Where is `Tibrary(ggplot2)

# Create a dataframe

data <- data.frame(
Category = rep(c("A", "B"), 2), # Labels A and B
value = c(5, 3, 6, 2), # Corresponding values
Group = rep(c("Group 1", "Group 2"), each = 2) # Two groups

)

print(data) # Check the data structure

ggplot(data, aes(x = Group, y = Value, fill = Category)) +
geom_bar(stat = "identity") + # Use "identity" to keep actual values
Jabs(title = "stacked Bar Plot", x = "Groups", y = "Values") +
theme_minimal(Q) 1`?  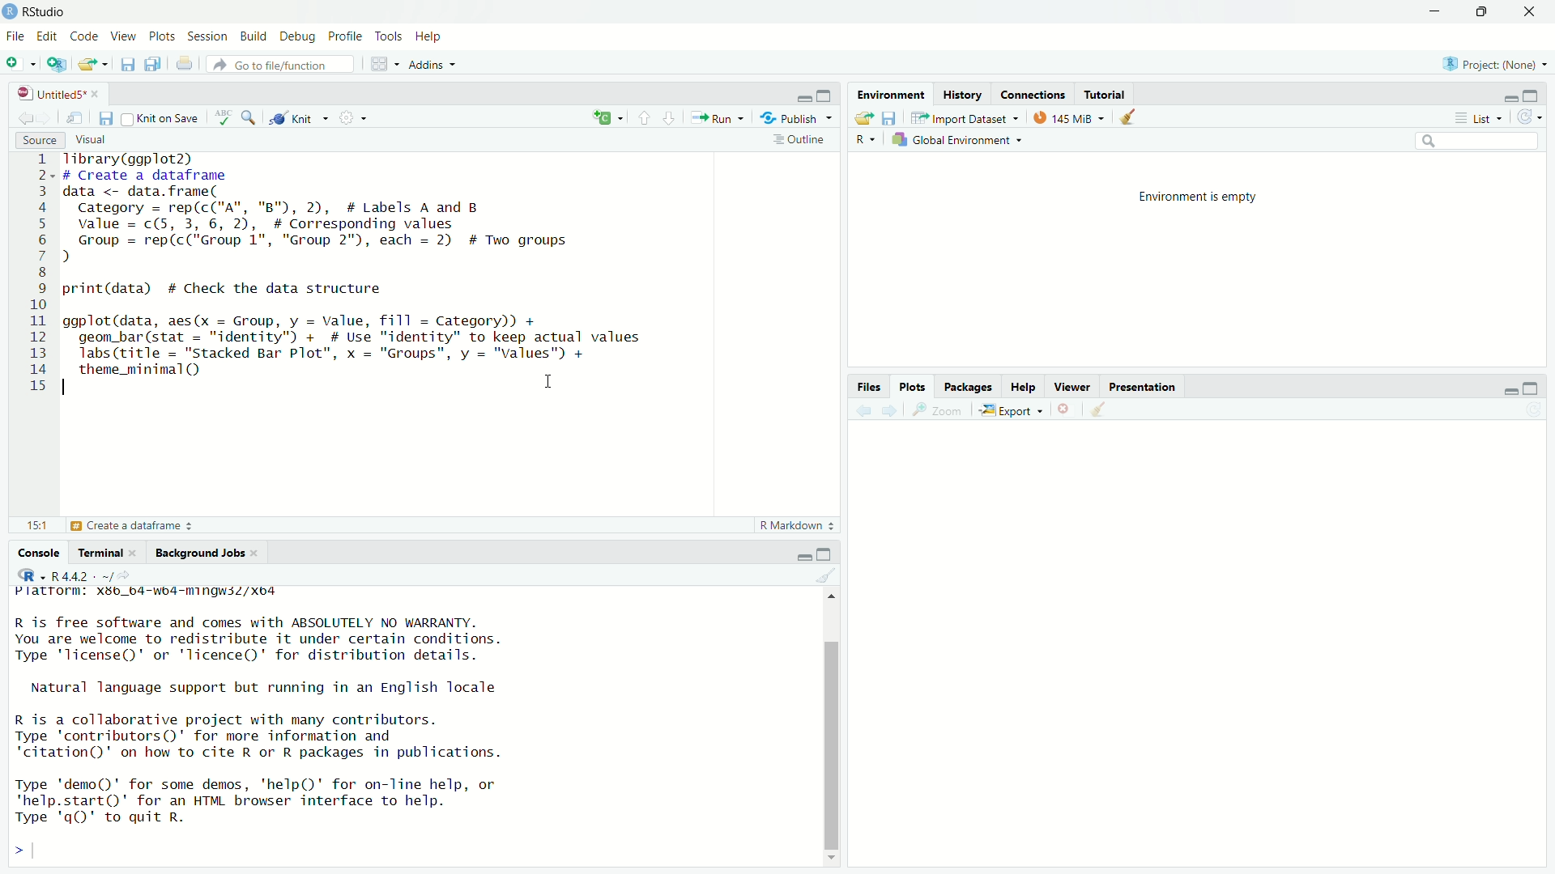
Tibrary(ggplot2)

# Create a dataframe

data <- data.frame(
Category = rep(c("A", "B"), 2), # Labels A and B
value = c(5, 3, 6, 2), # Corresponding values
Group = rep(c("Group 1", "Group 2"), each = 2) # Two groups

)

print(data) # Check the data structure

ggplot(data, aes(x = Group, y = Value, fill = Category)) +
geom_bar(stat = "identity") + # Use "identity" to keep actual values
Jabs(title = "stacked Bar Plot", x = "Groups", y = "Values") +
theme_minimal(Q) 1 is located at coordinates (390, 278).